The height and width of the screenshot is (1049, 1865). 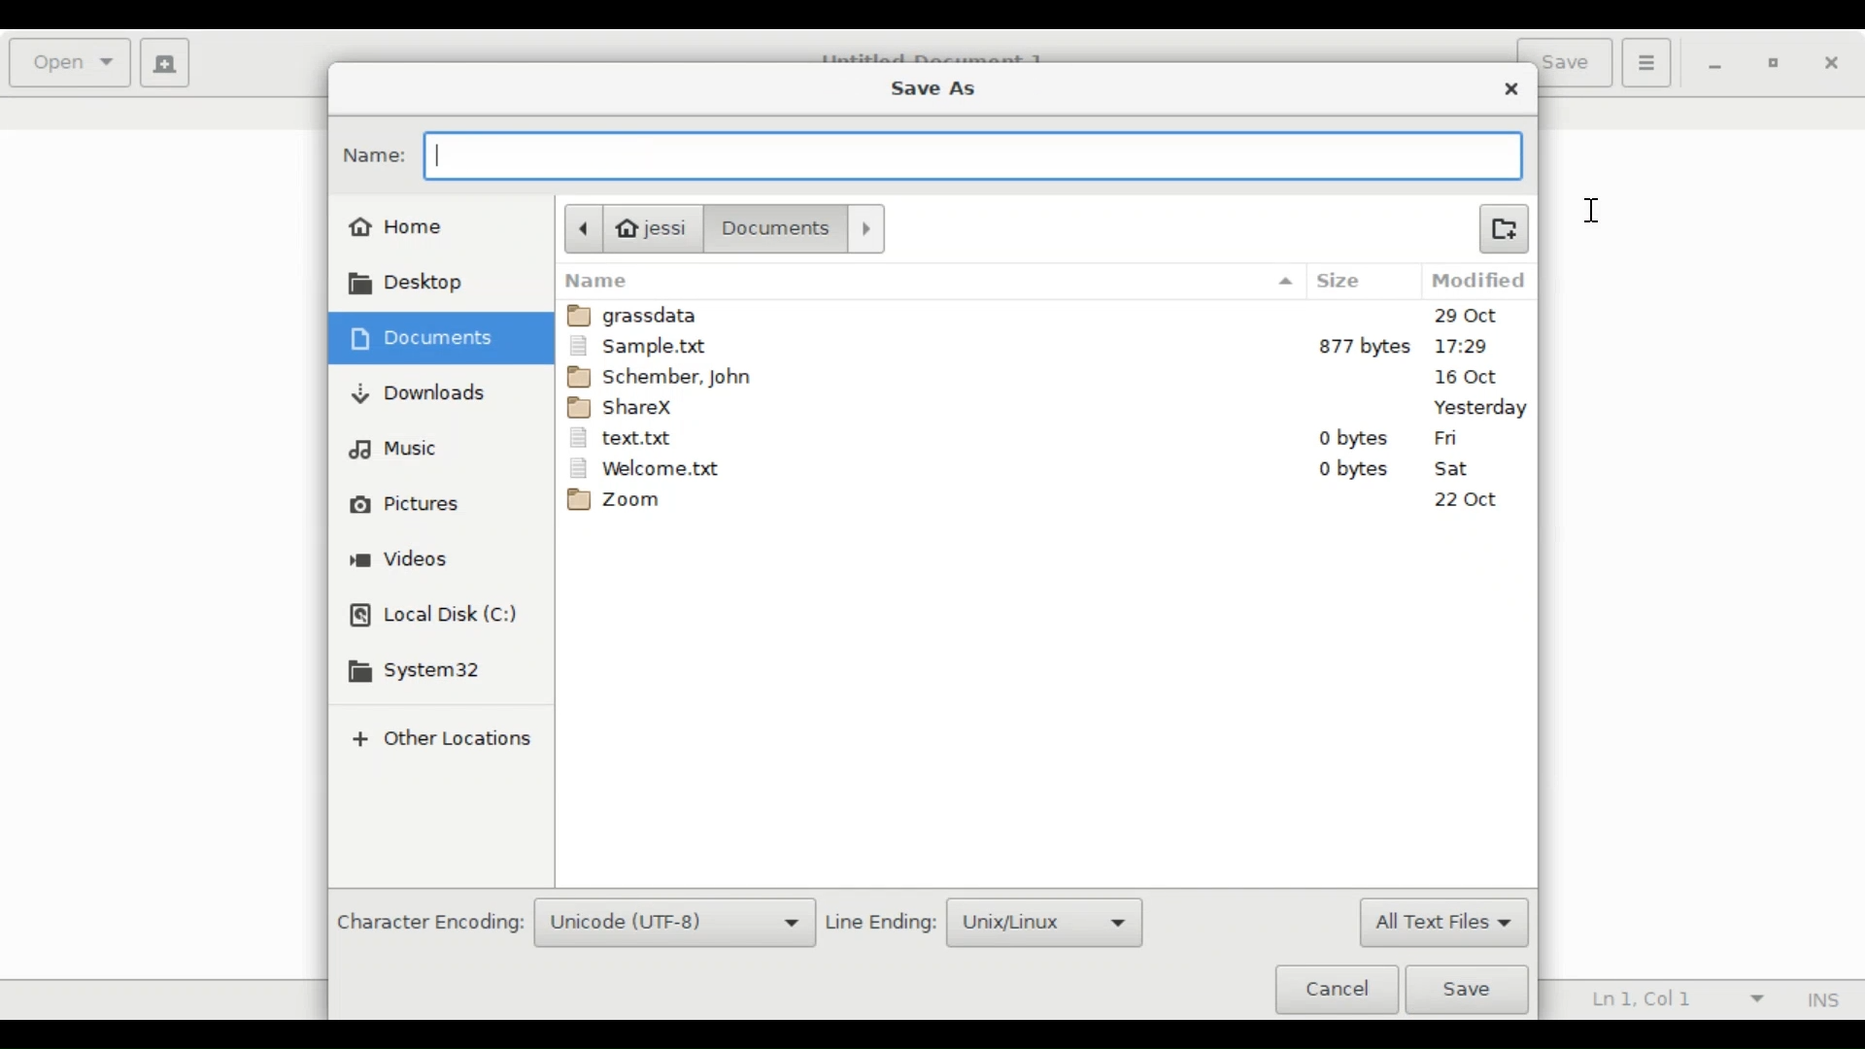 What do you see at coordinates (427, 338) in the screenshot?
I see `Documents` at bounding box center [427, 338].